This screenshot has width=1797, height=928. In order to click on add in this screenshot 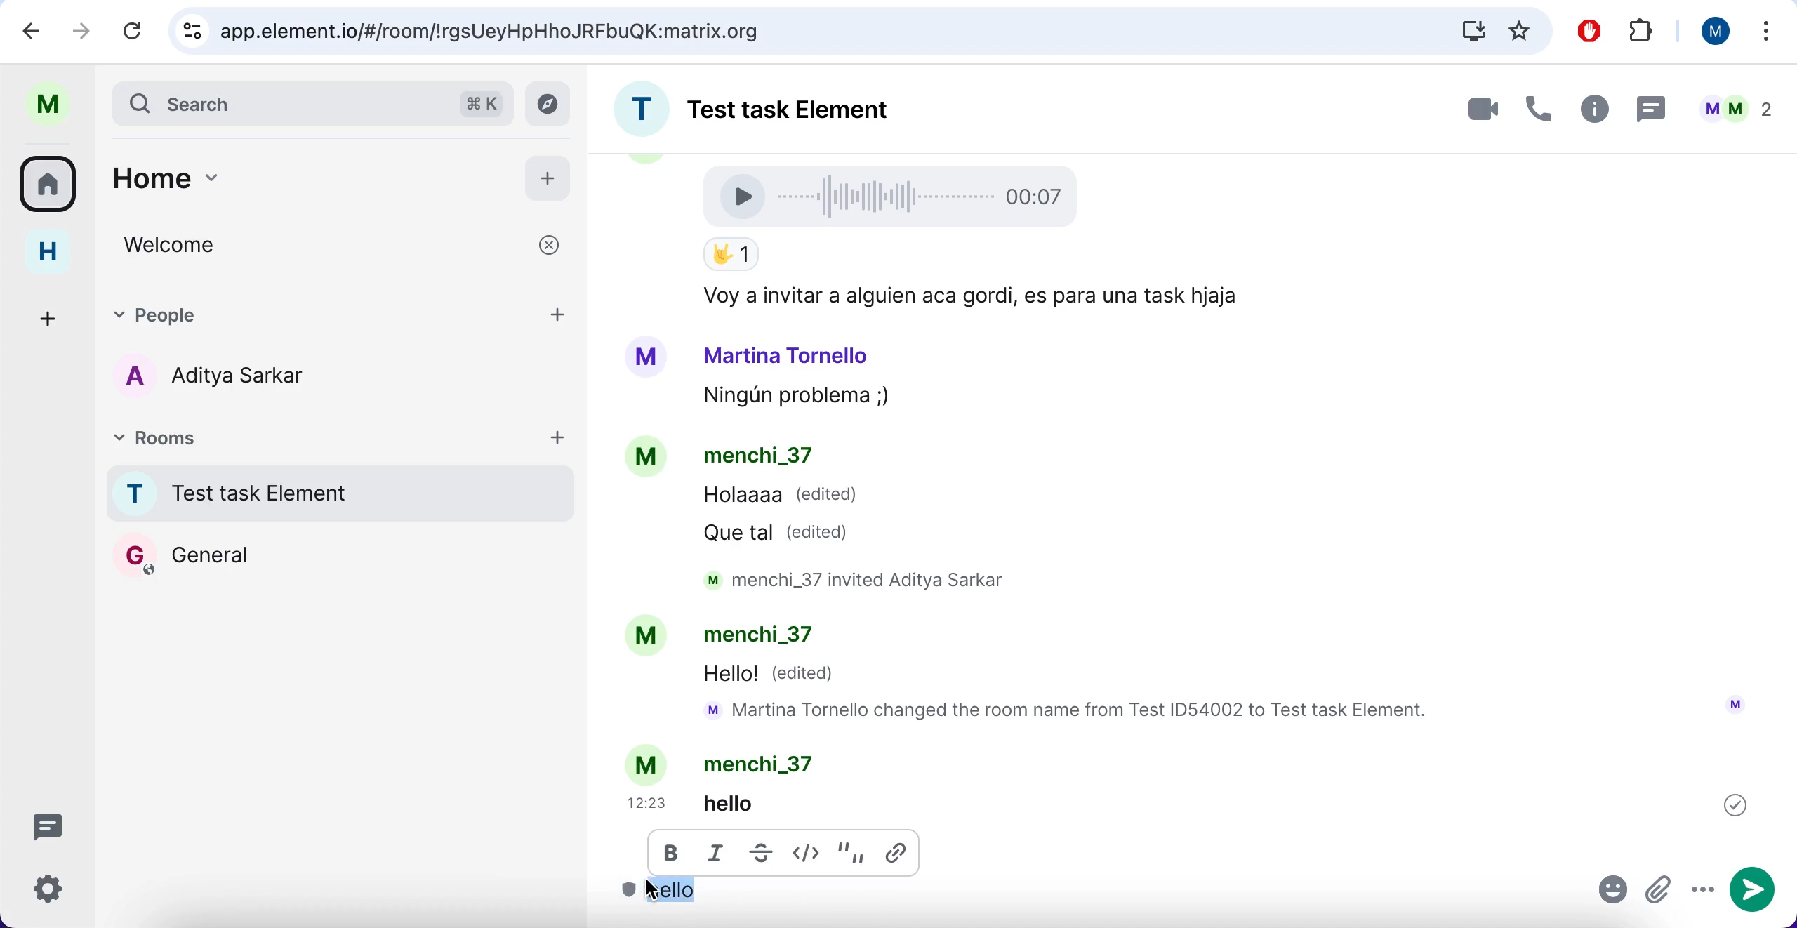, I will do `click(558, 436)`.